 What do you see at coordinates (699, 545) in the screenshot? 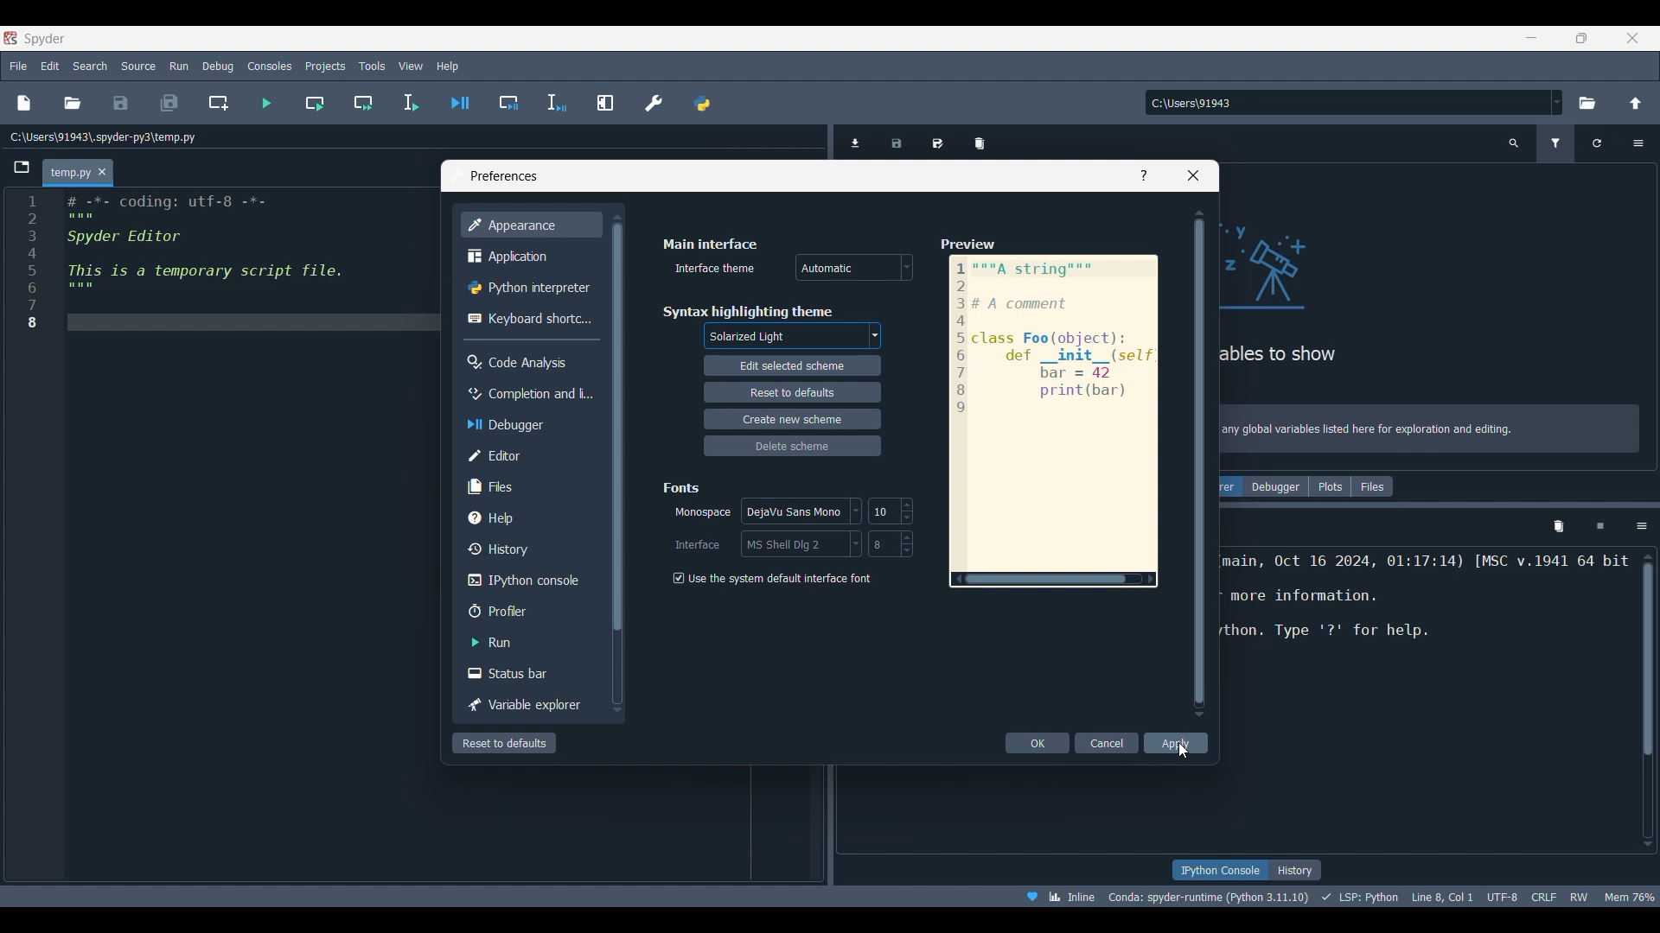
I see `Indicates interface settings` at bounding box center [699, 545].